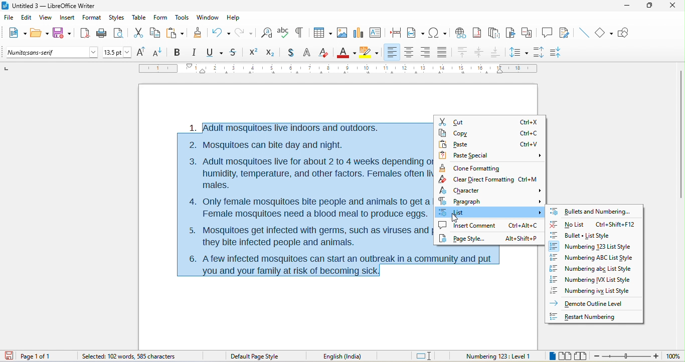 The width and height of the screenshot is (685, 362). I want to click on cross reference, so click(529, 33).